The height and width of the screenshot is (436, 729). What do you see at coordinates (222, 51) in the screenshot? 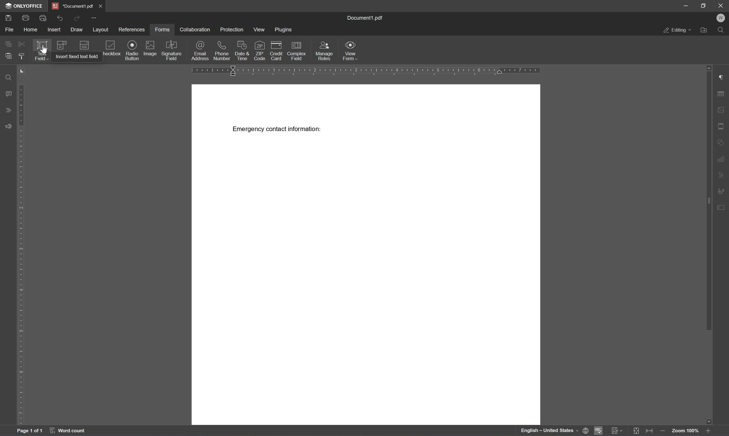
I see `phone number` at bounding box center [222, 51].